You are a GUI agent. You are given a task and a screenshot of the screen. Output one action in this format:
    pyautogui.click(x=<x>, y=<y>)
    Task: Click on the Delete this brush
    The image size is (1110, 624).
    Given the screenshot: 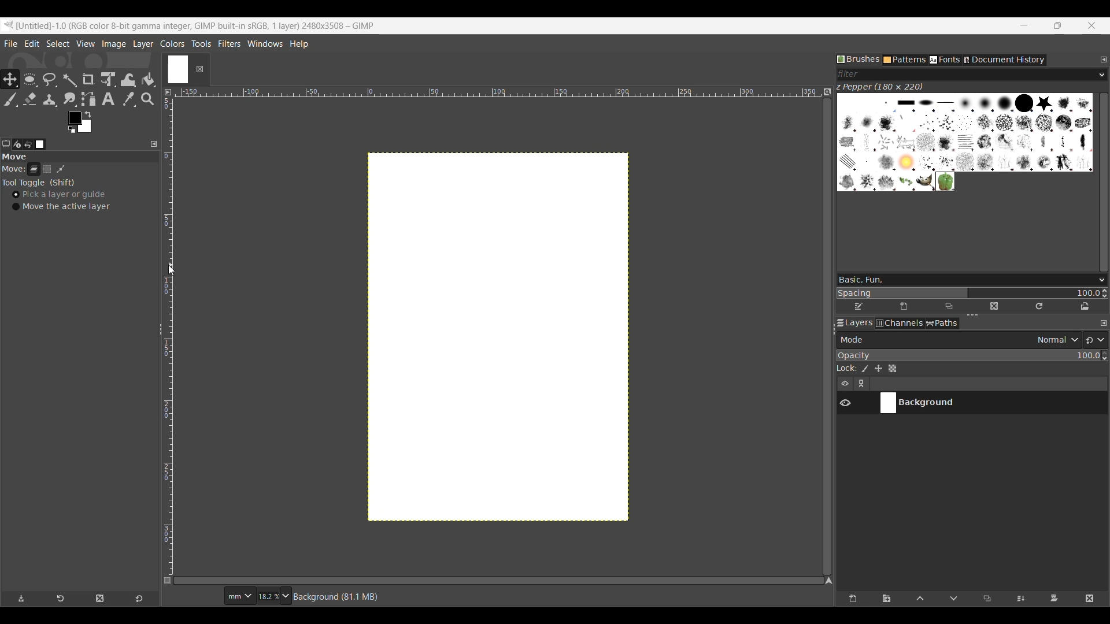 What is the action you would take?
    pyautogui.click(x=994, y=307)
    